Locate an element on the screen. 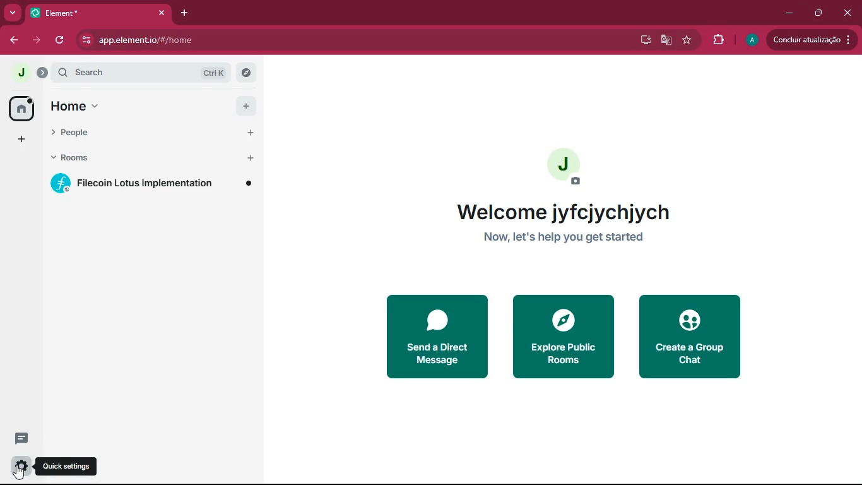 This screenshot has height=485, width=862. settings  is located at coordinates (18, 468).